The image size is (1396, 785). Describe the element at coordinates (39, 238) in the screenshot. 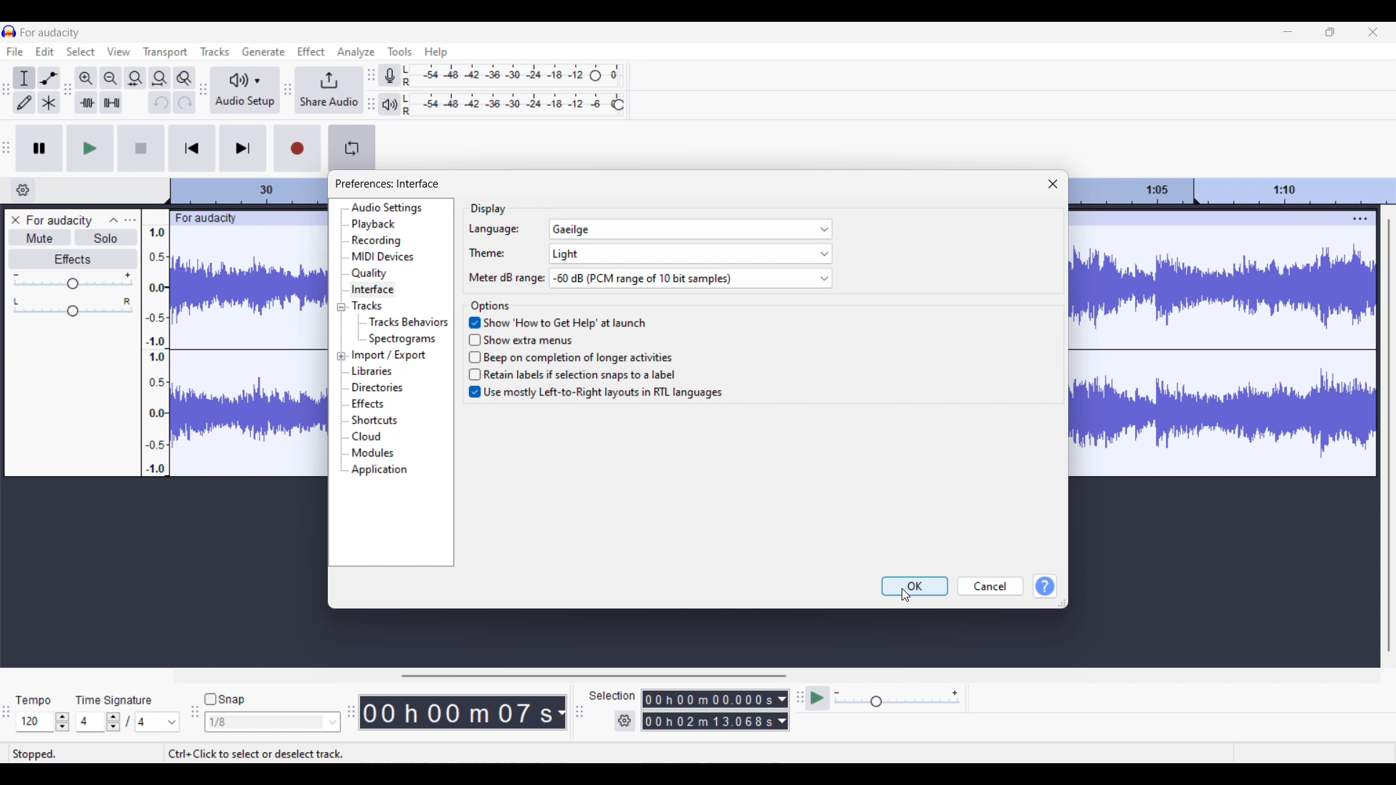

I see `Mute` at that location.